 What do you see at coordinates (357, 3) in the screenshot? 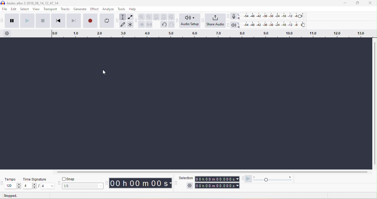
I see `maximize` at bounding box center [357, 3].